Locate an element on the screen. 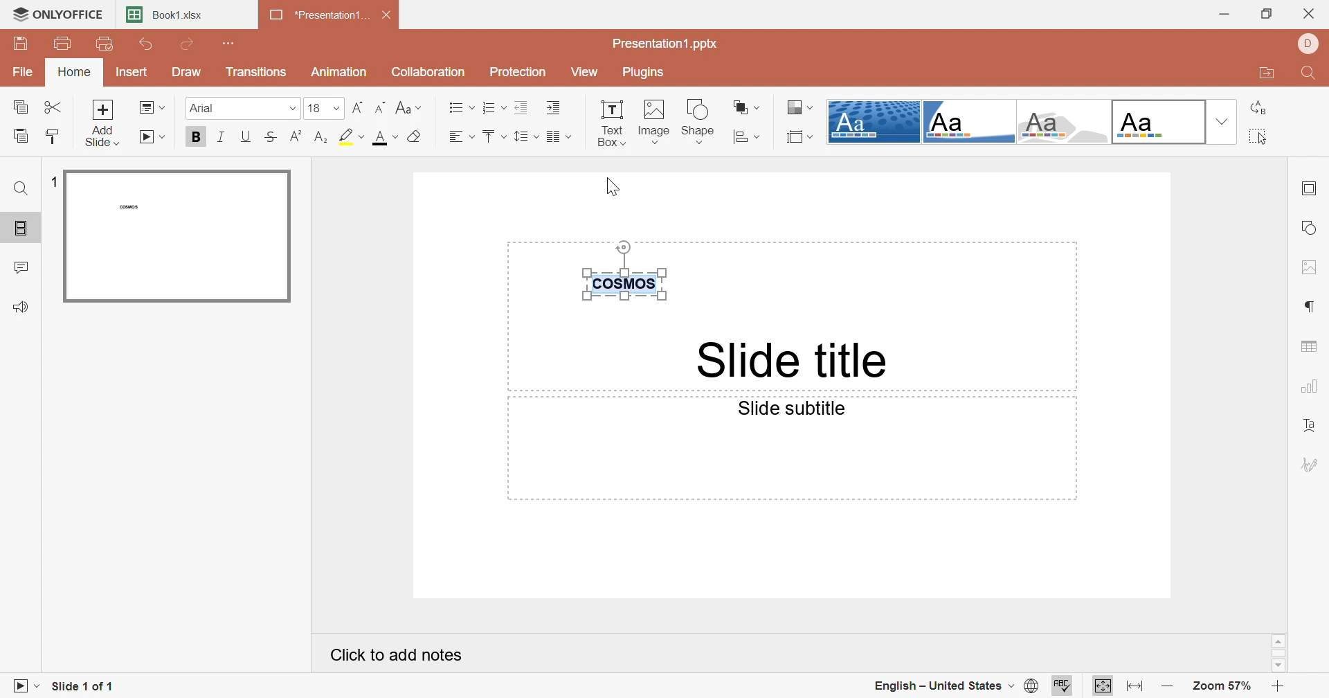 This screenshot has height=698, width=1329. Paragraph settings is located at coordinates (1312, 308).